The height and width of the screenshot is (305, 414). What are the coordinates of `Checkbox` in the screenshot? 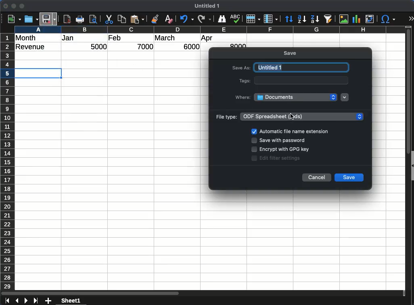 It's located at (254, 141).